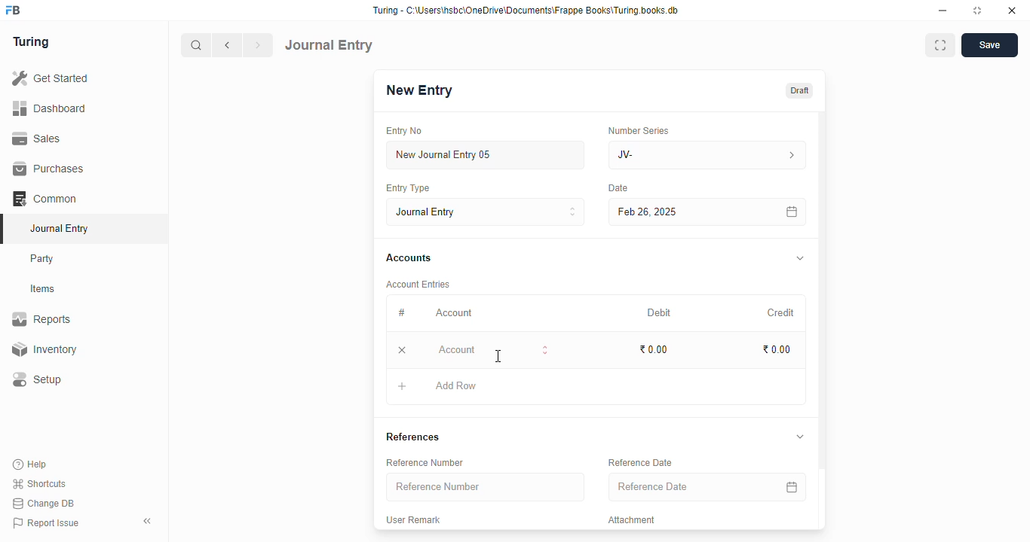 The height and width of the screenshot is (542, 1030). I want to click on help, so click(31, 464).